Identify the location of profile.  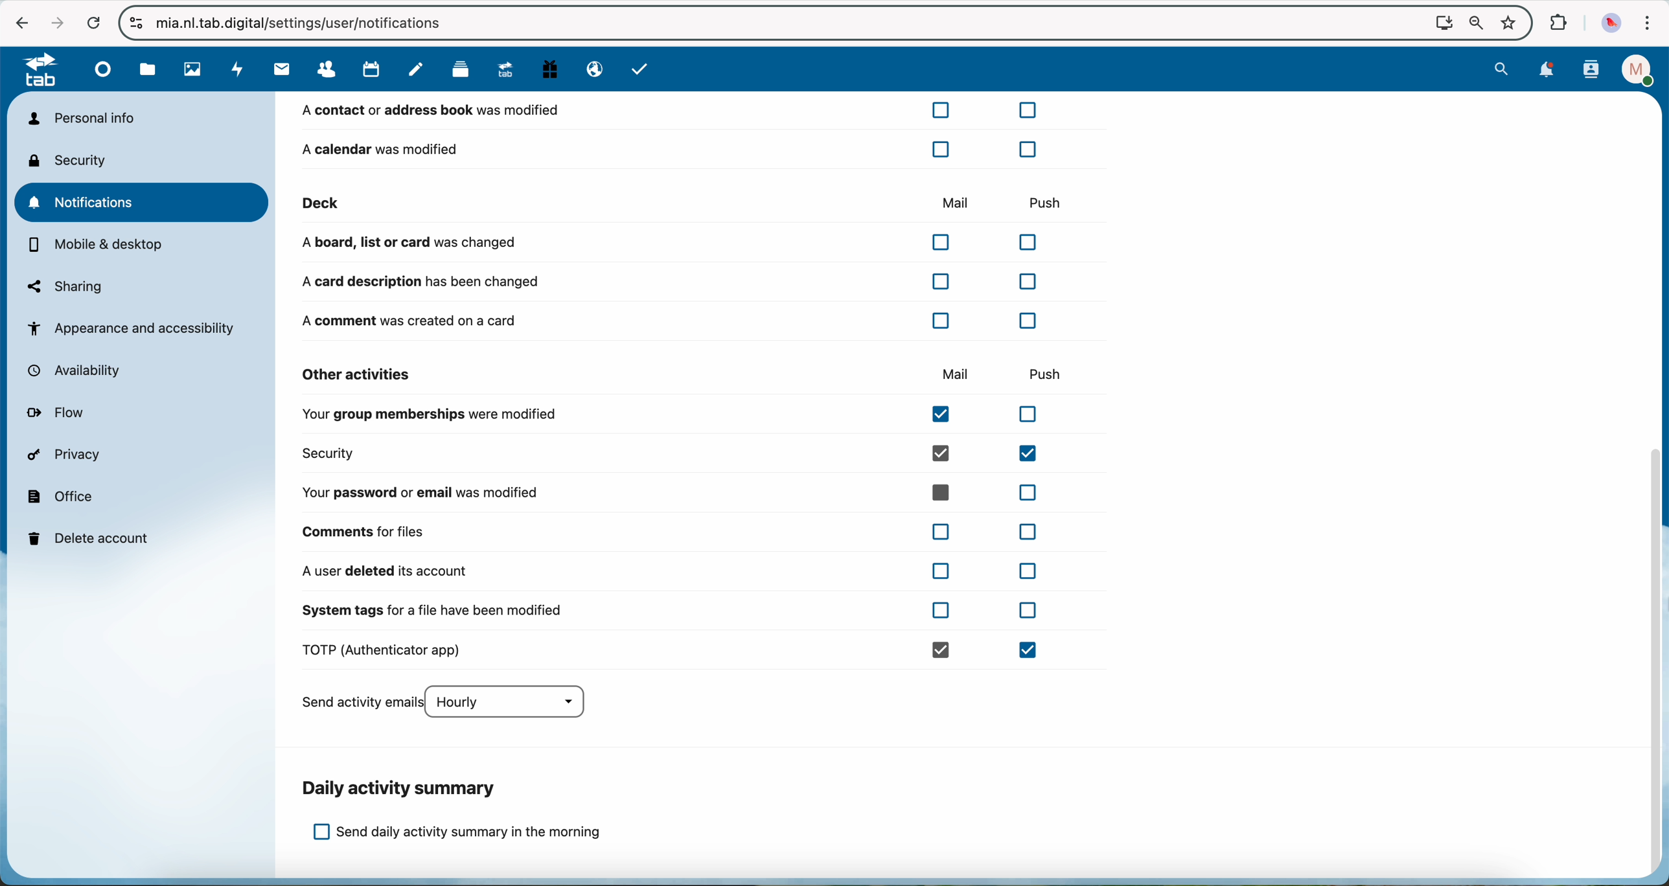
(1633, 70).